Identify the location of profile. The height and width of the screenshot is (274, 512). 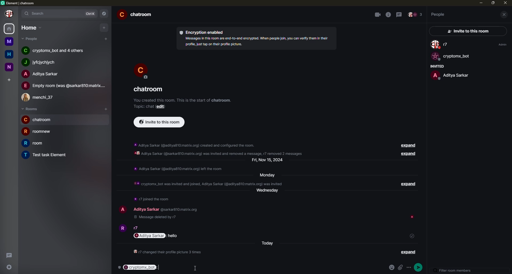
(122, 227).